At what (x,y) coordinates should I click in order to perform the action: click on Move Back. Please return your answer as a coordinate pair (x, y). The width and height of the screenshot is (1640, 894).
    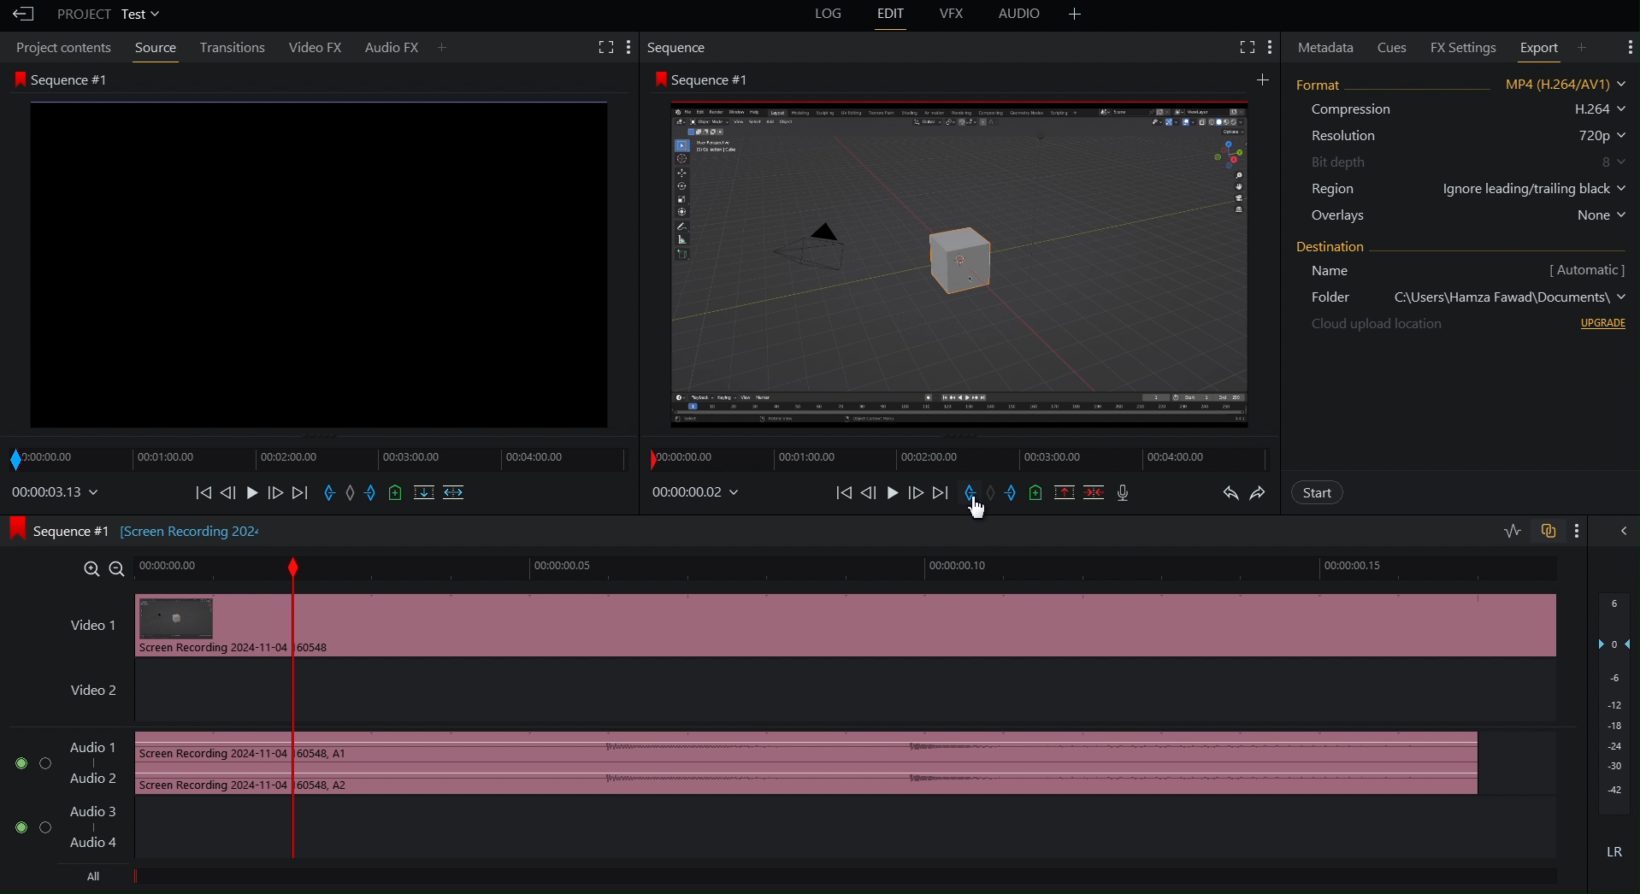
    Looking at the image, I should click on (870, 492).